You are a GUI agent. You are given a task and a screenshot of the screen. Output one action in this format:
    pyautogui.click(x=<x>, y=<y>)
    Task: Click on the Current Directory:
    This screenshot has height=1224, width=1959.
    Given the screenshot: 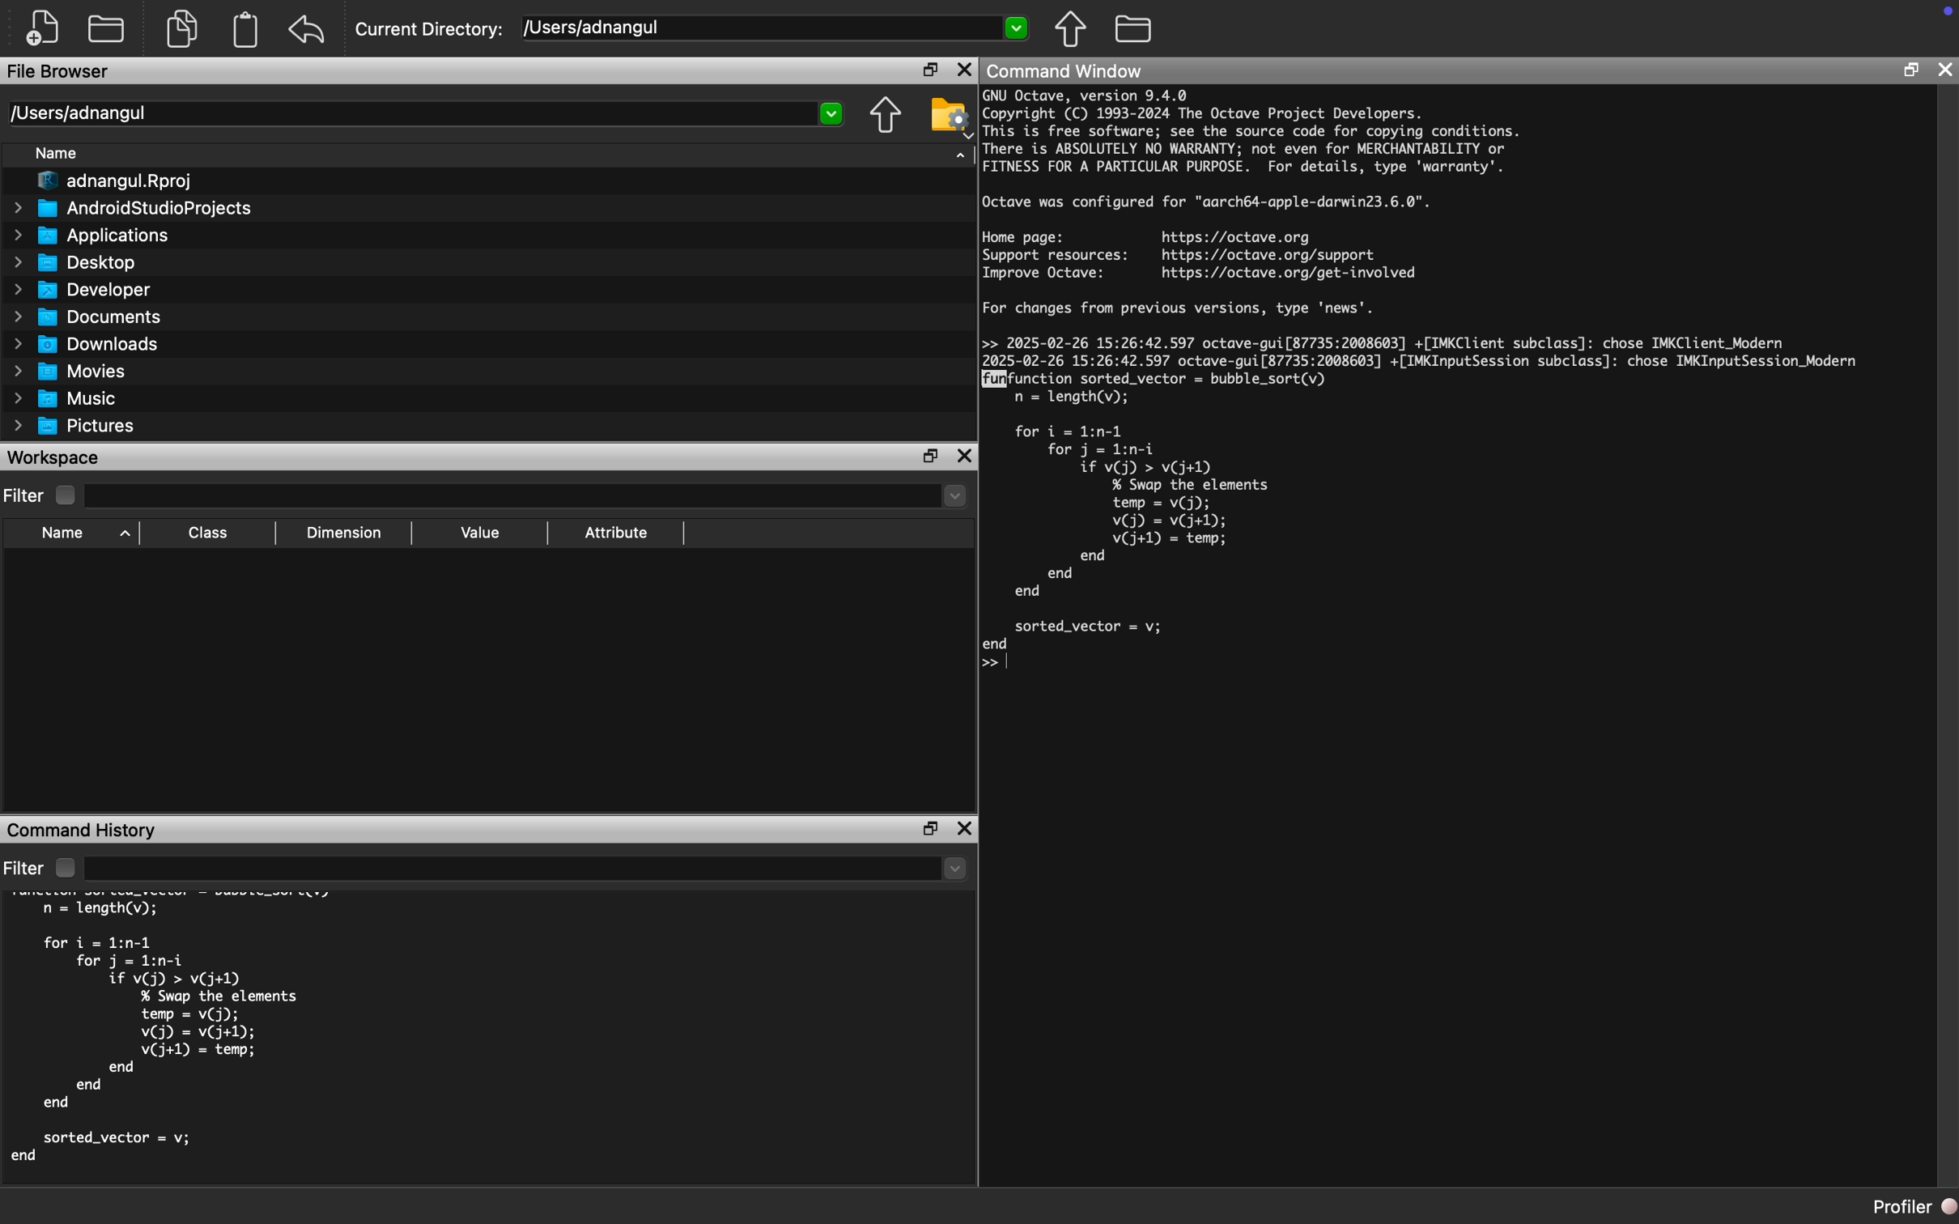 What is the action you would take?
    pyautogui.click(x=432, y=30)
    